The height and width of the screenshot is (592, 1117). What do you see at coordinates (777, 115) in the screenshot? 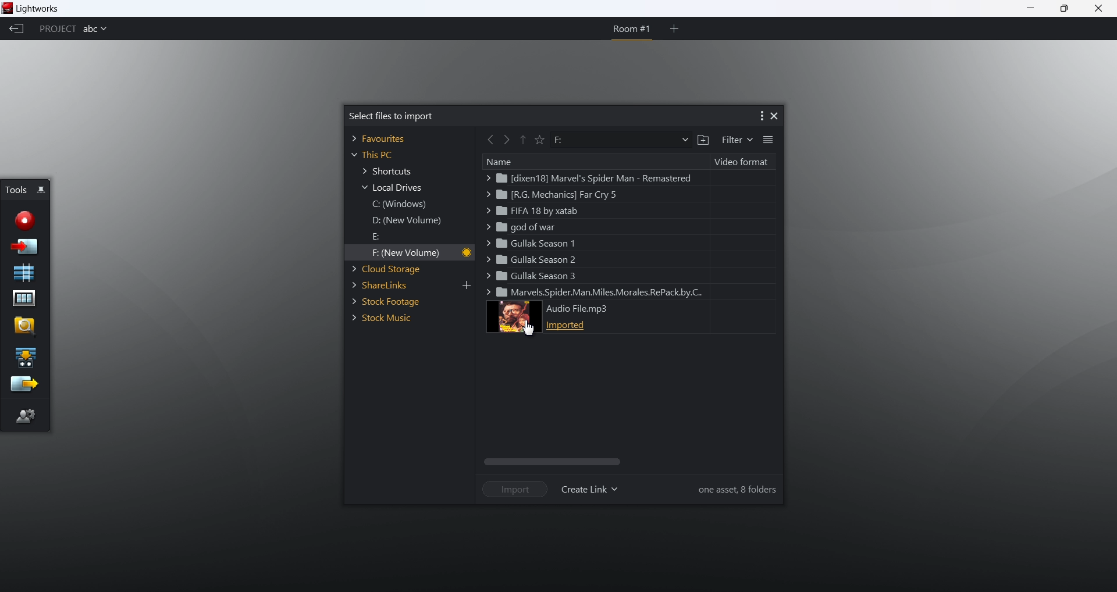
I see `close dialog` at bounding box center [777, 115].